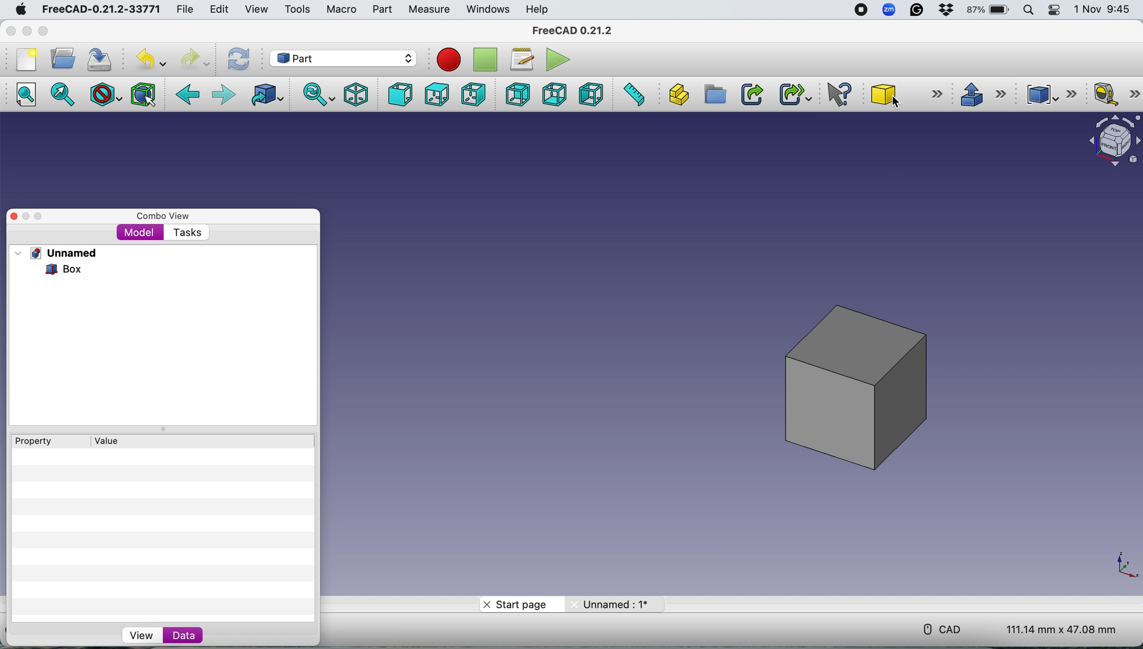 This screenshot has height=649, width=1143. Describe the element at coordinates (451, 61) in the screenshot. I see `Record macros` at that location.